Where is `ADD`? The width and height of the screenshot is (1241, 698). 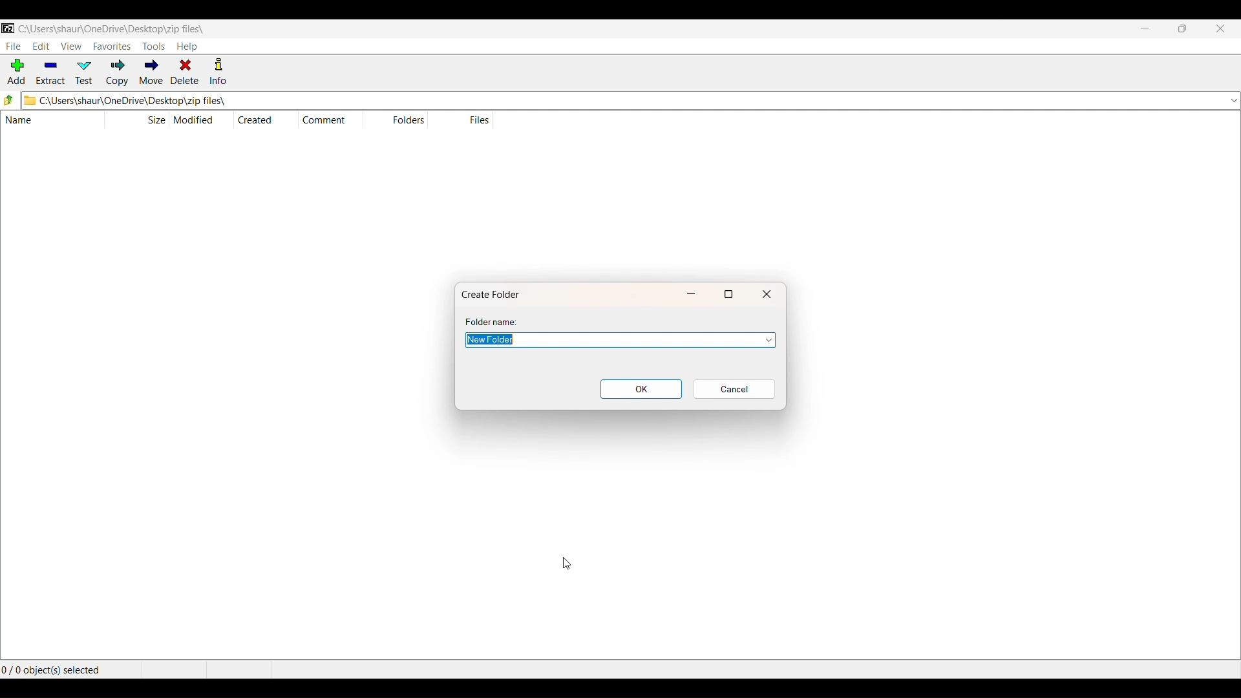 ADD is located at coordinates (14, 73).